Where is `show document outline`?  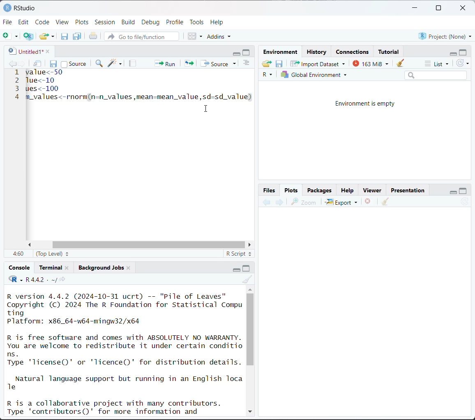 show document outline is located at coordinates (248, 64).